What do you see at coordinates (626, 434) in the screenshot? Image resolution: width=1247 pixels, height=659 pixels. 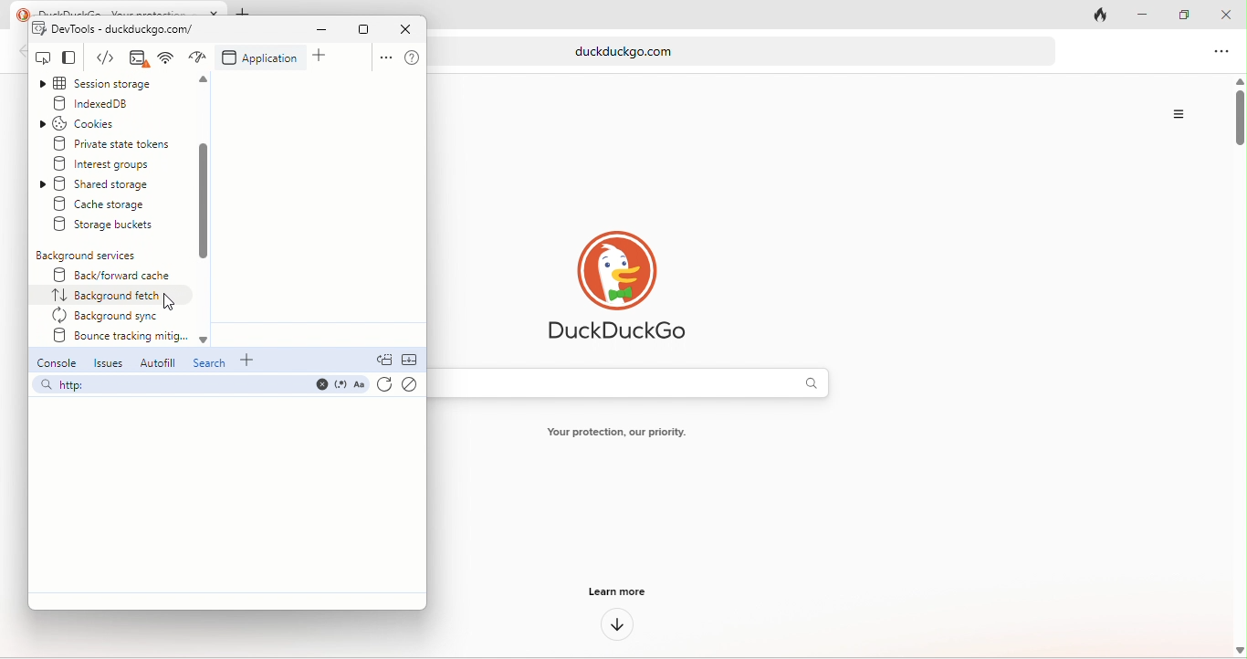 I see `text` at bounding box center [626, 434].